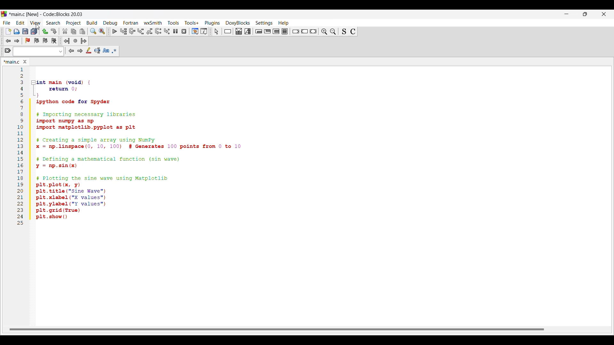 The image size is (614, 345). I want to click on Jump forward, so click(84, 41).